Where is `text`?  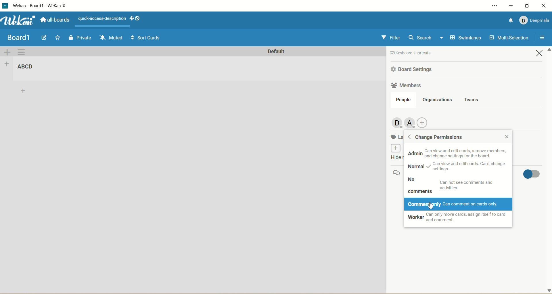
text is located at coordinates (101, 18).